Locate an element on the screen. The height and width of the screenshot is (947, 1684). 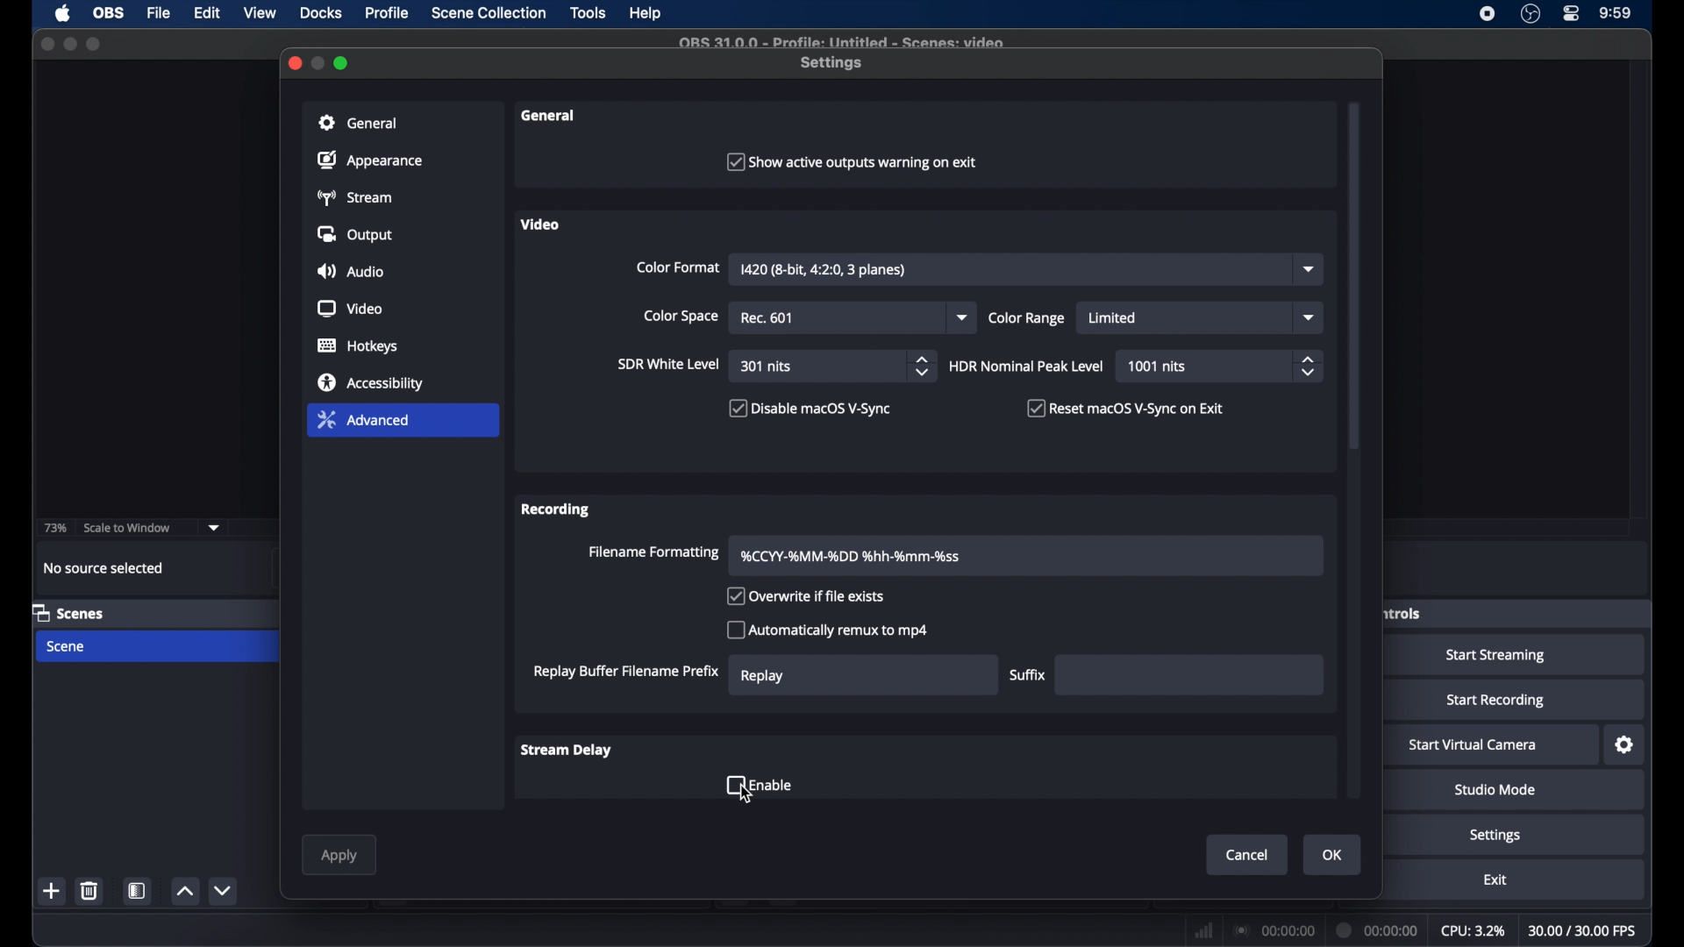
start streaming is located at coordinates (1496, 655).